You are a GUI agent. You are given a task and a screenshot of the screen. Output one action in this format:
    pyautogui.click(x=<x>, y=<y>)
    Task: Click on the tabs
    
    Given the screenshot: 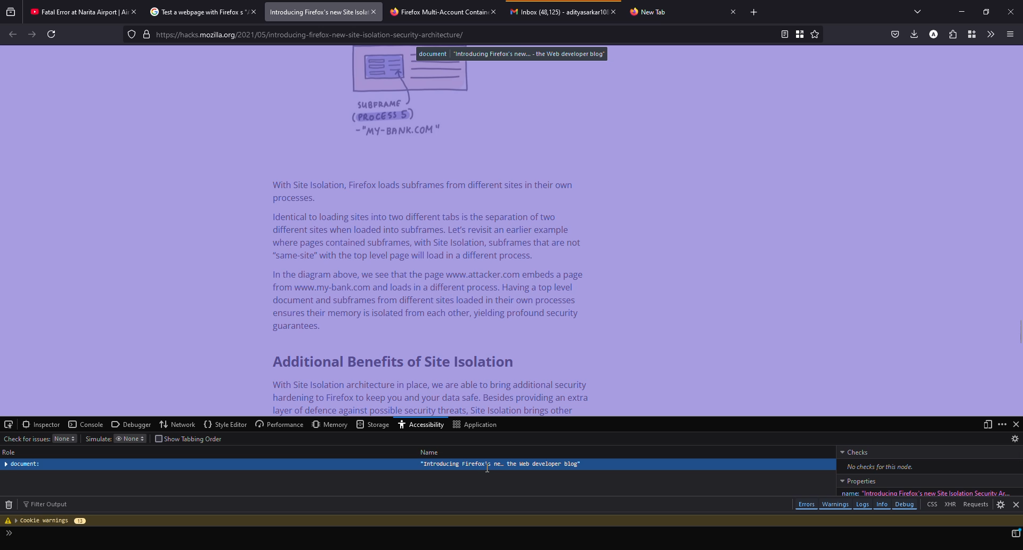 What is the action you would take?
    pyautogui.click(x=918, y=11)
    